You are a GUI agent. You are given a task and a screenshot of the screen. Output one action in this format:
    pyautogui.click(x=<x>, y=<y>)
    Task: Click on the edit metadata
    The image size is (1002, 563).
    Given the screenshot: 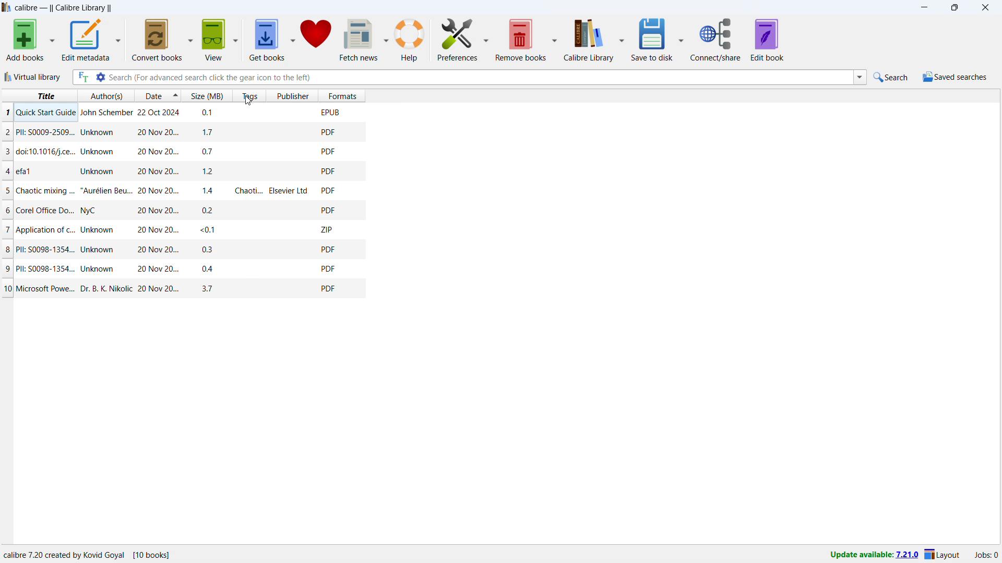 What is the action you would take?
    pyautogui.click(x=86, y=39)
    